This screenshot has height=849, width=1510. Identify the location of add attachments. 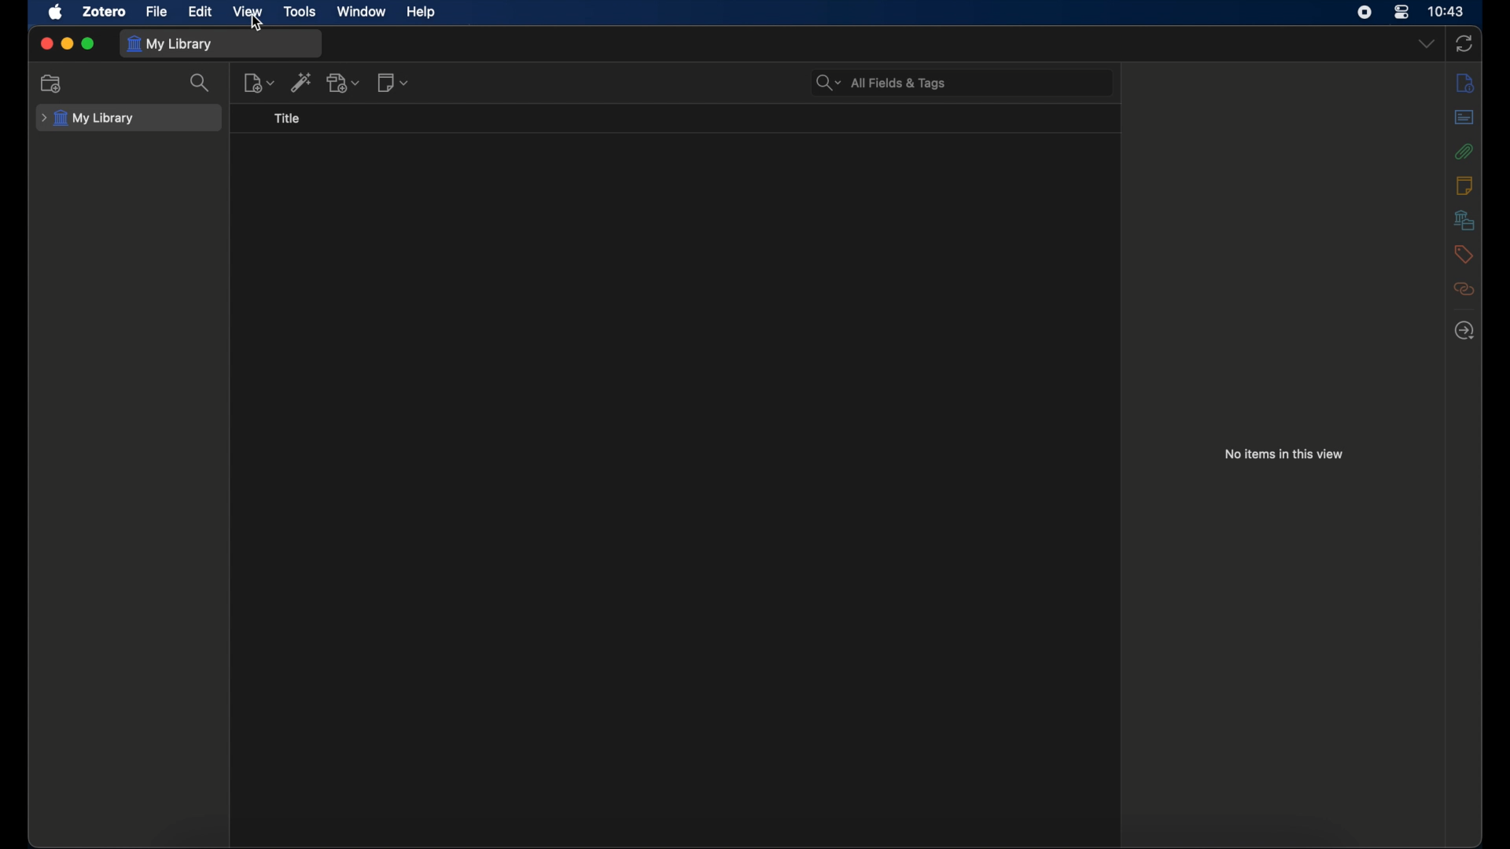
(344, 82).